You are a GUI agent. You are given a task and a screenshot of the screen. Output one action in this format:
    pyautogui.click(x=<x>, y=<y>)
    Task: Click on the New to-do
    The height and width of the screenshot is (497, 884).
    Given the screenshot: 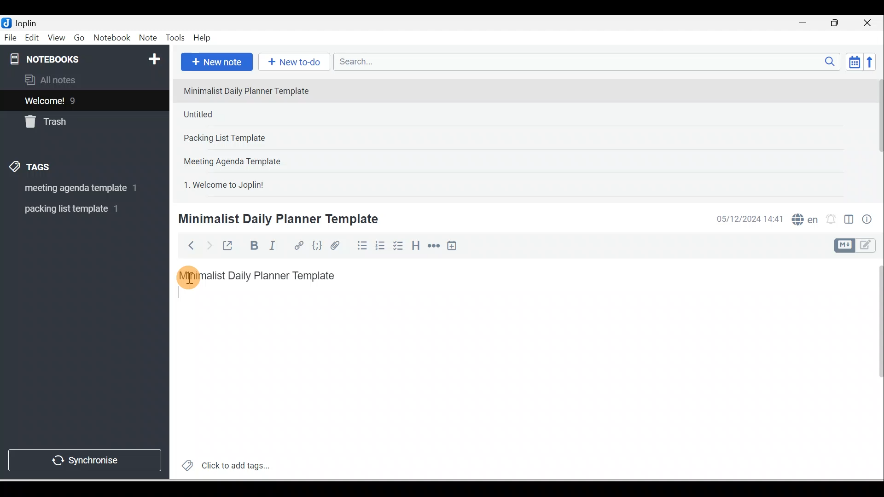 What is the action you would take?
    pyautogui.click(x=292, y=63)
    